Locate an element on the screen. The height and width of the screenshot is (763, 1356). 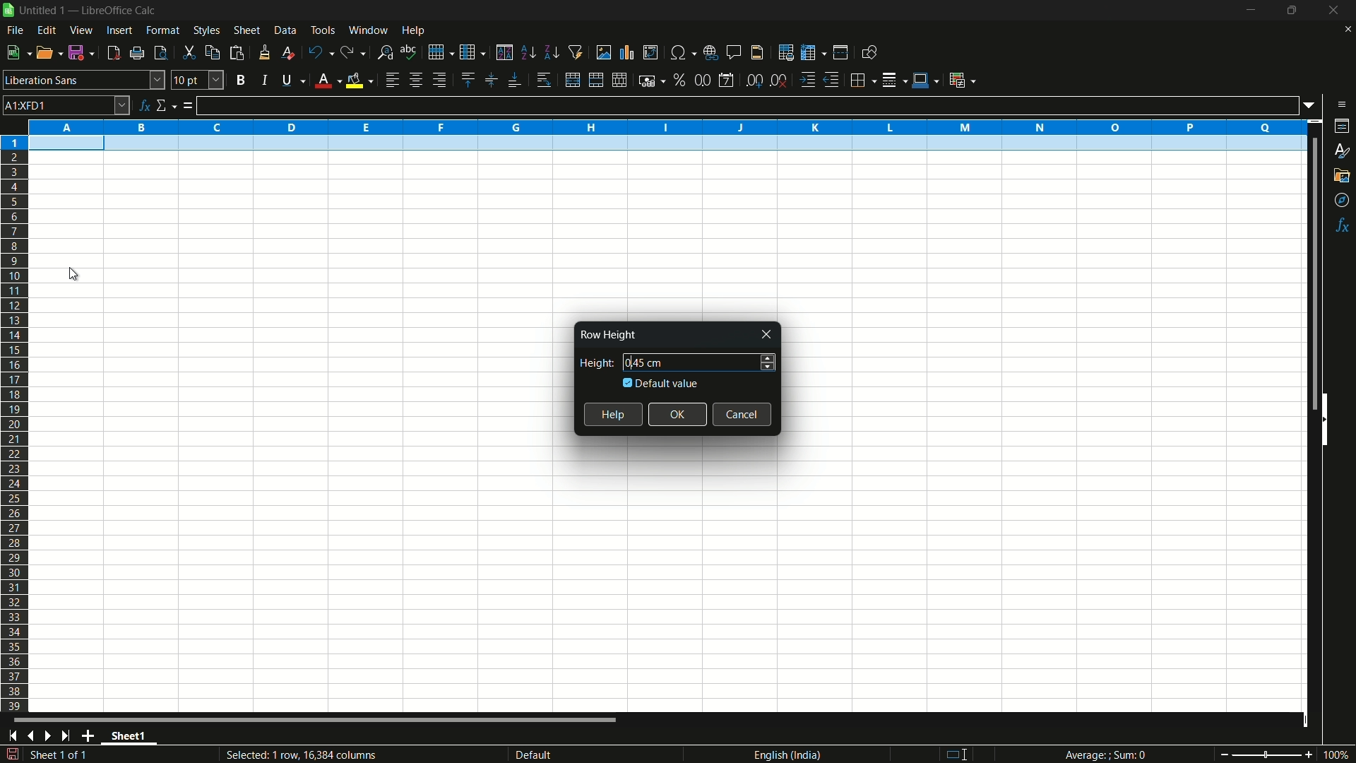
split window is located at coordinates (840, 53).